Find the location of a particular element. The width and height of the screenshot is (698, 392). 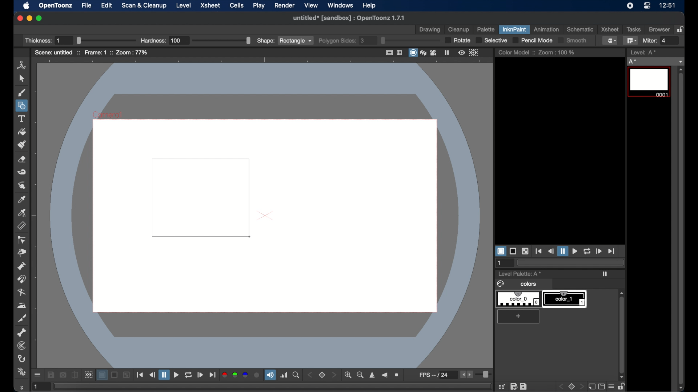

rewind is located at coordinates (550, 251).